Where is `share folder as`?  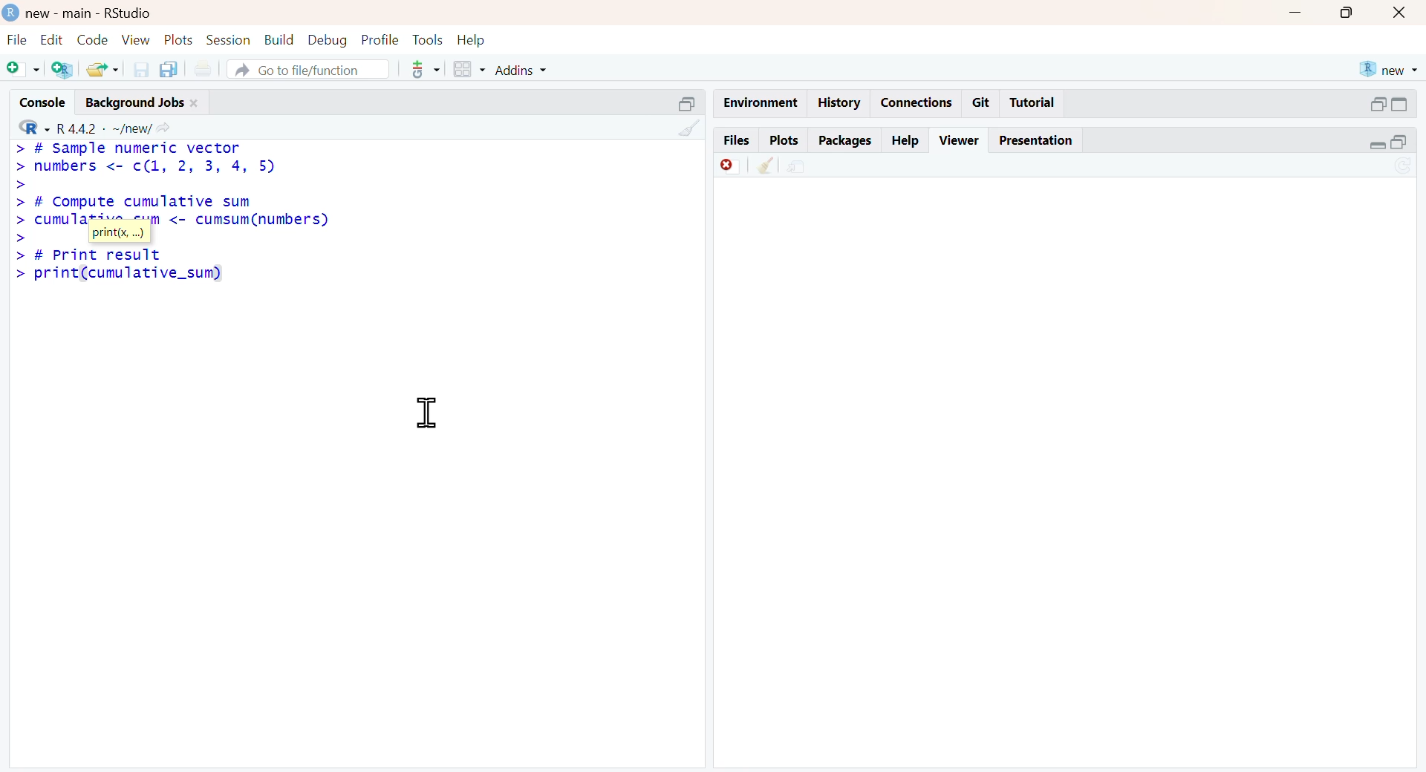 share folder as is located at coordinates (102, 70).